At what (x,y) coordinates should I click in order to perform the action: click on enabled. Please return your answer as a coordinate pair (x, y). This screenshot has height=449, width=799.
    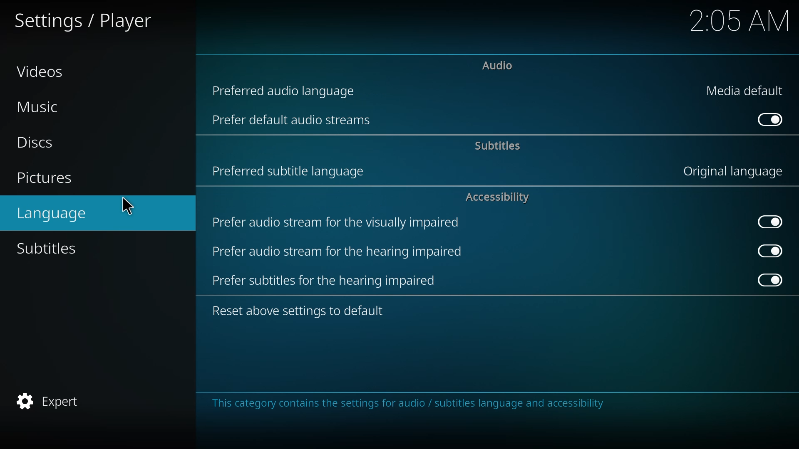
    Looking at the image, I should click on (770, 281).